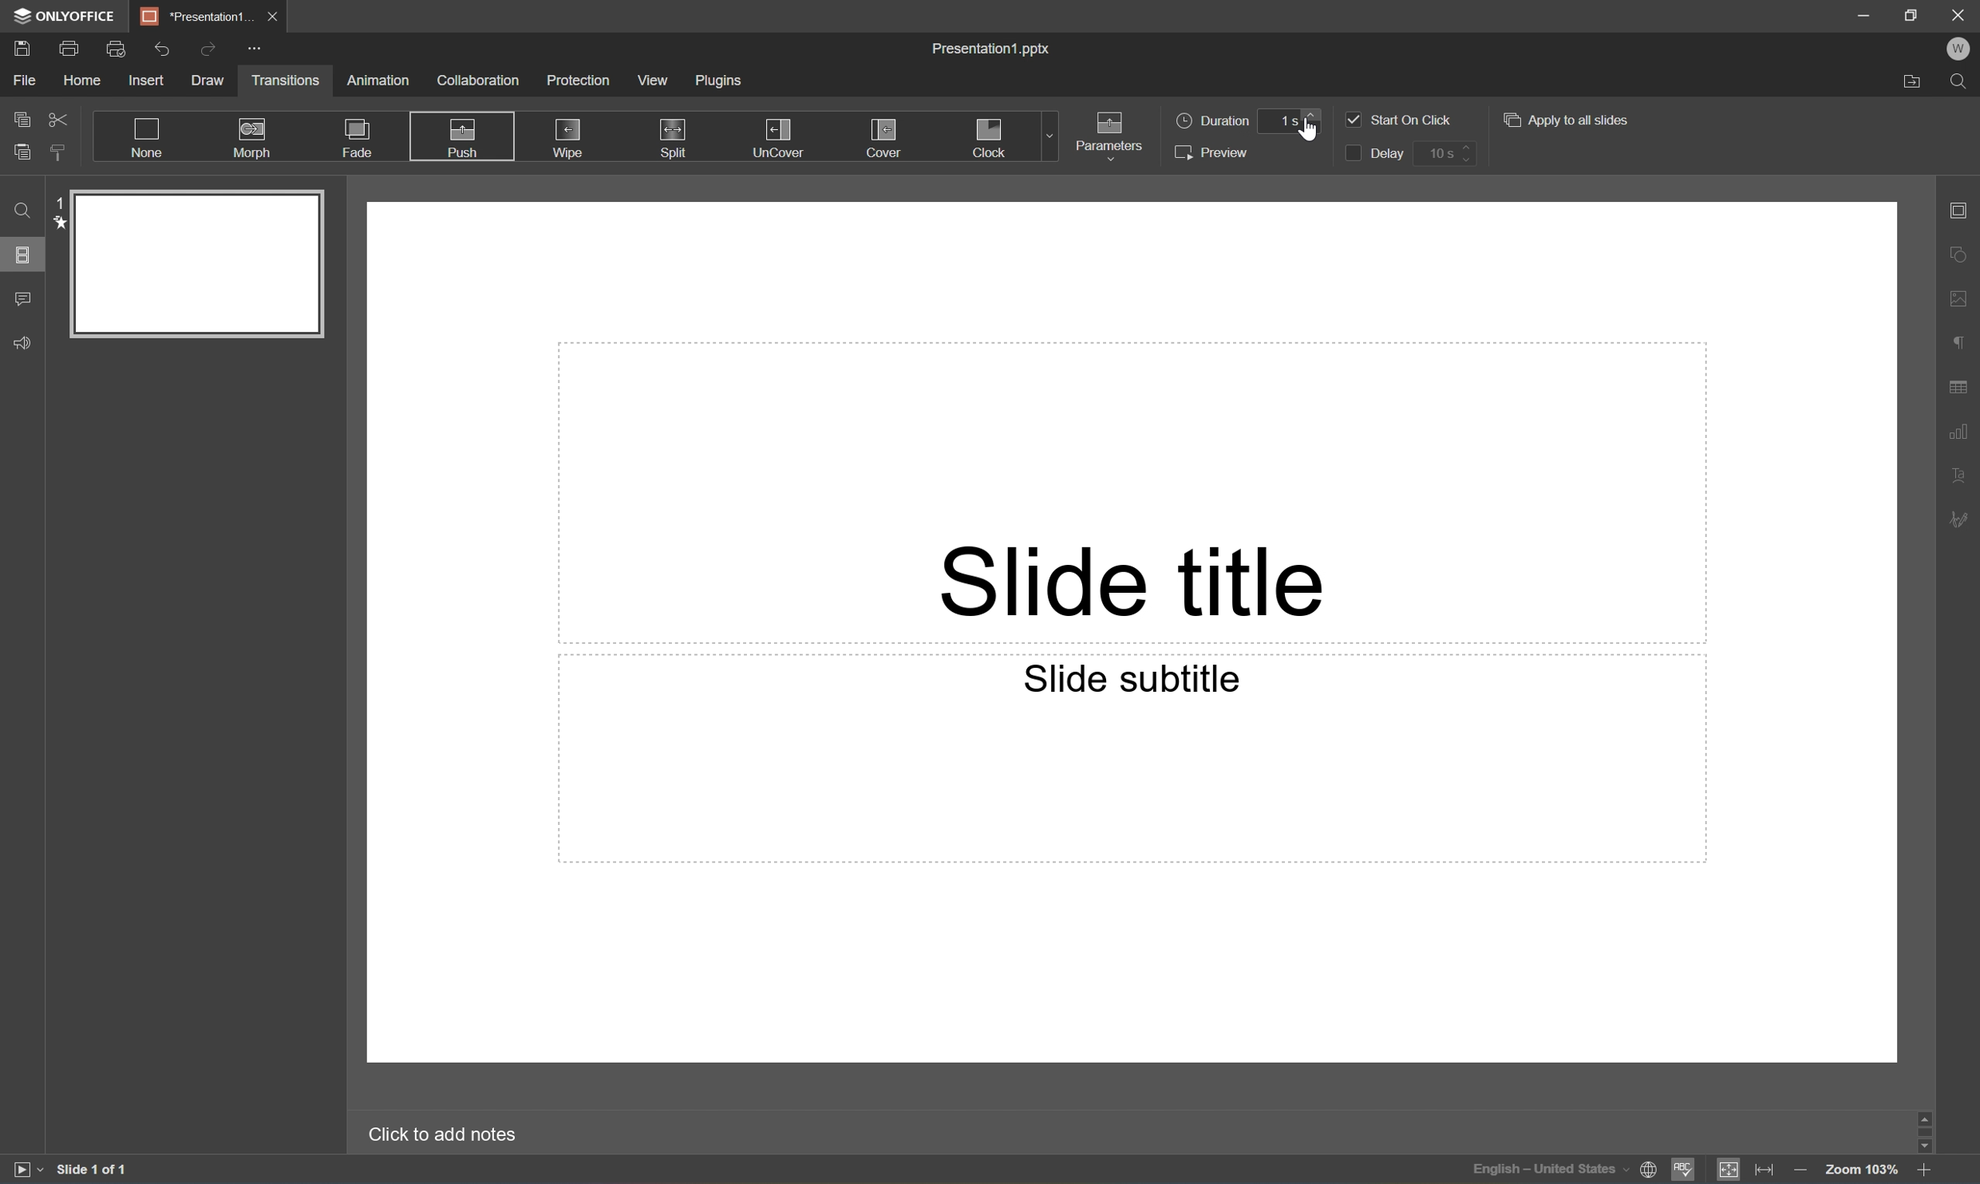 Image resolution: width=1980 pixels, height=1184 pixels. Describe the element at coordinates (25, 256) in the screenshot. I see `Slides` at that location.